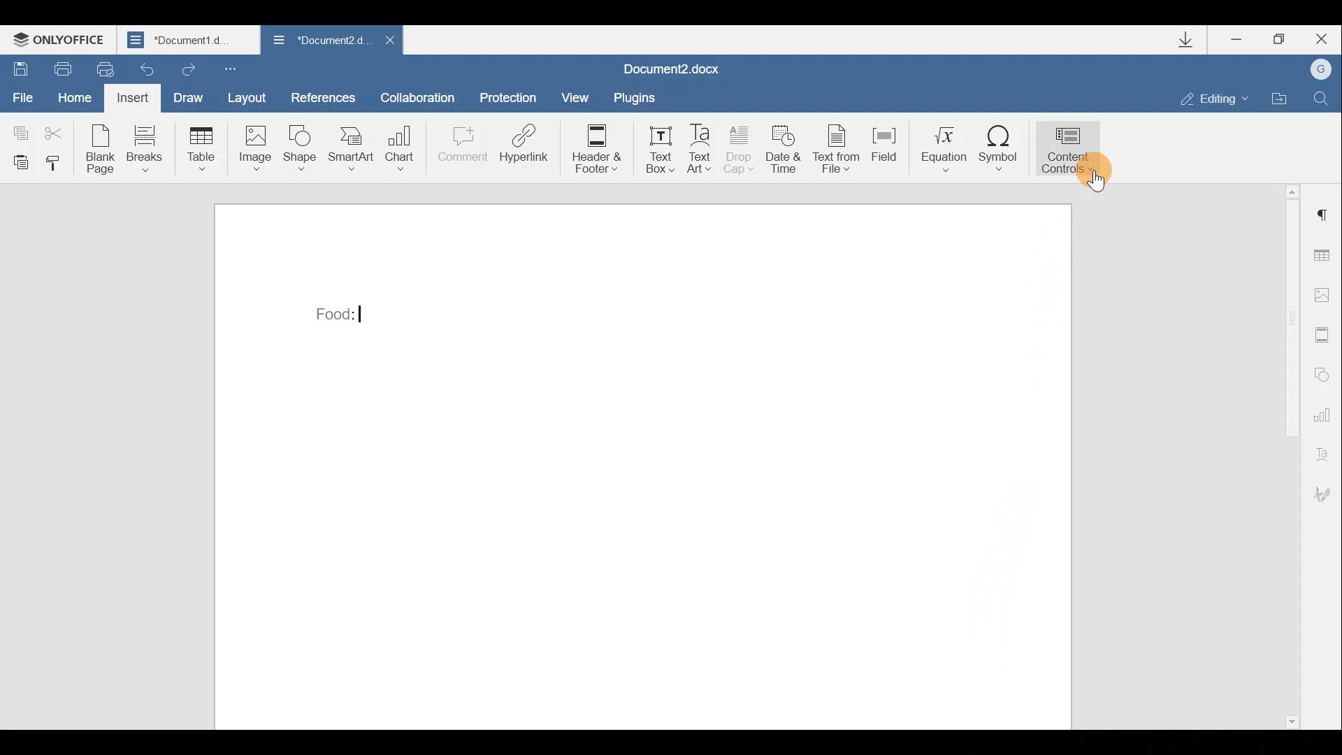  What do you see at coordinates (521, 146) in the screenshot?
I see `Hyperlink` at bounding box center [521, 146].